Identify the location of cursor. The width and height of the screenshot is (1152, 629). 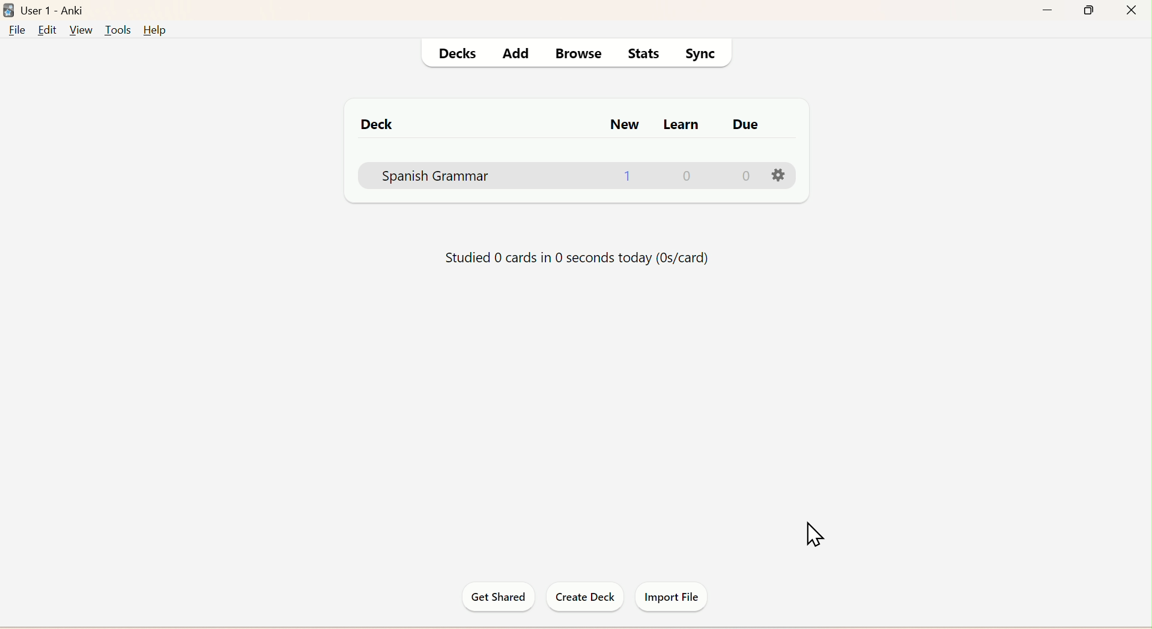
(816, 533).